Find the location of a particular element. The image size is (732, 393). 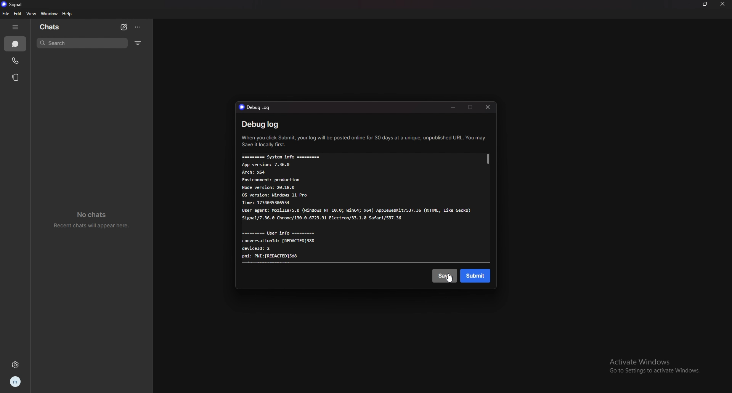

scroll bar is located at coordinates (489, 159).